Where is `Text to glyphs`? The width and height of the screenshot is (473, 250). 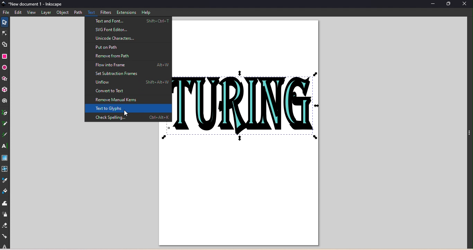
Text to glyphs is located at coordinates (129, 109).